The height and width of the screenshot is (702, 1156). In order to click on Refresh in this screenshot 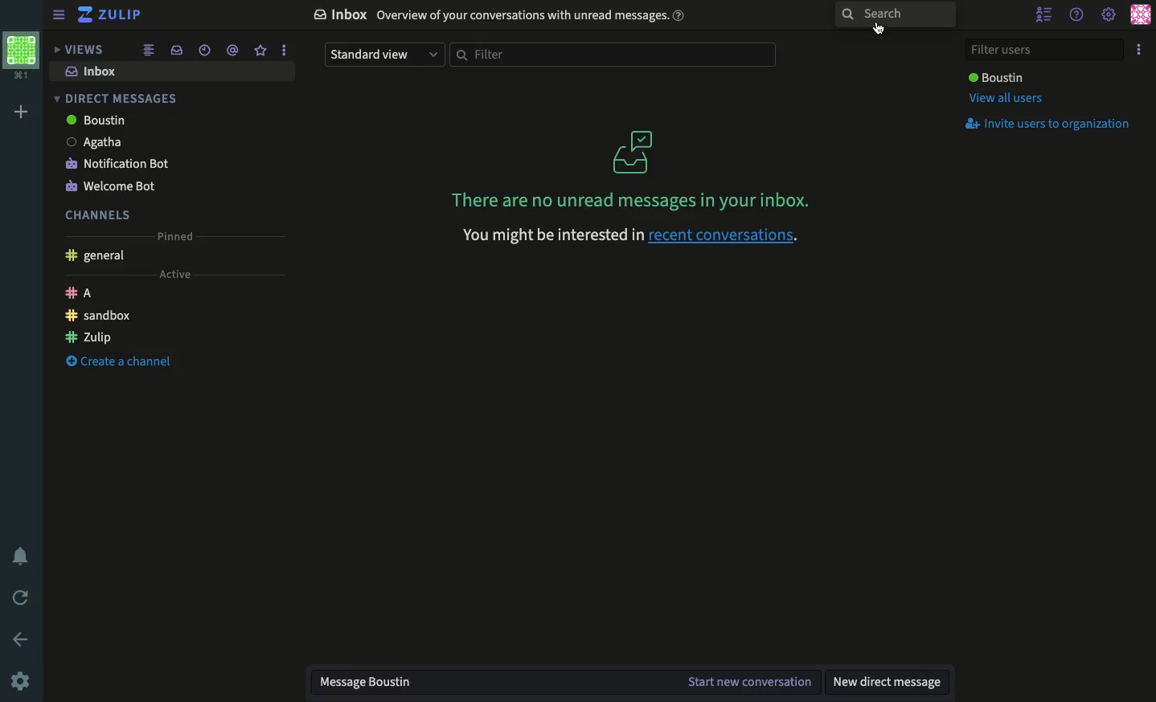, I will do `click(22, 599)`.